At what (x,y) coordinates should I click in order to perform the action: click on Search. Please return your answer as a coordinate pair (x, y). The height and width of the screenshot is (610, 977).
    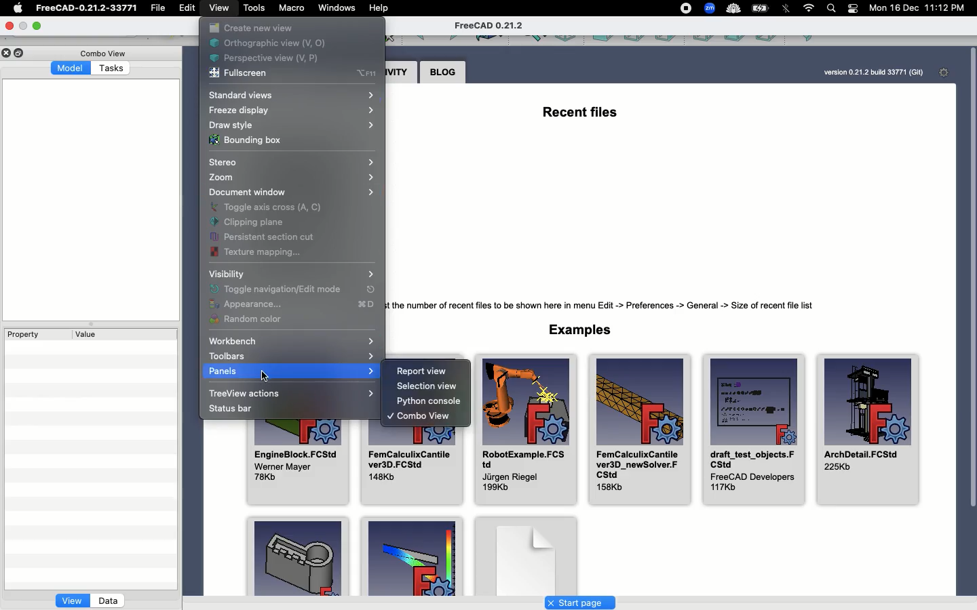
    Looking at the image, I should click on (832, 8).